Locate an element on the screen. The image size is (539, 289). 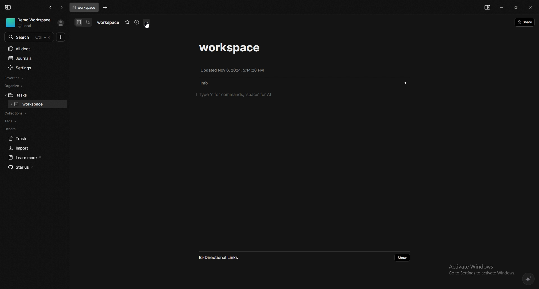
settings is located at coordinates (32, 68).